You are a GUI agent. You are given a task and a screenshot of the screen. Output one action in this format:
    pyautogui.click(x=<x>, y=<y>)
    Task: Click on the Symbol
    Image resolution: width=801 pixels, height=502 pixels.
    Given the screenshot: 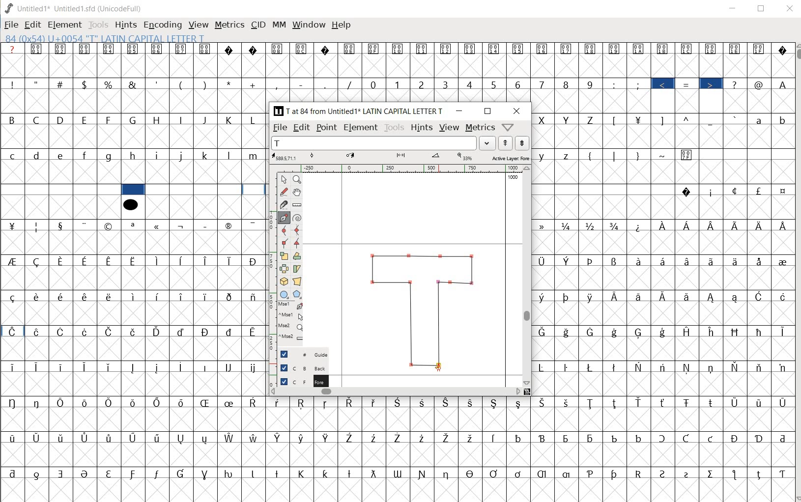 What is the action you would take?
    pyautogui.click(x=590, y=366)
    